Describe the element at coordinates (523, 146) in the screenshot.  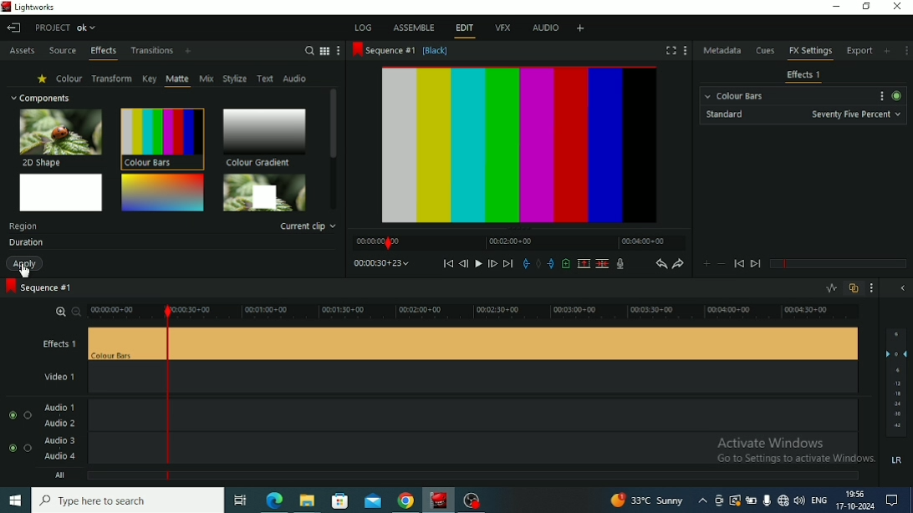
I see `Effect applied` at that location.